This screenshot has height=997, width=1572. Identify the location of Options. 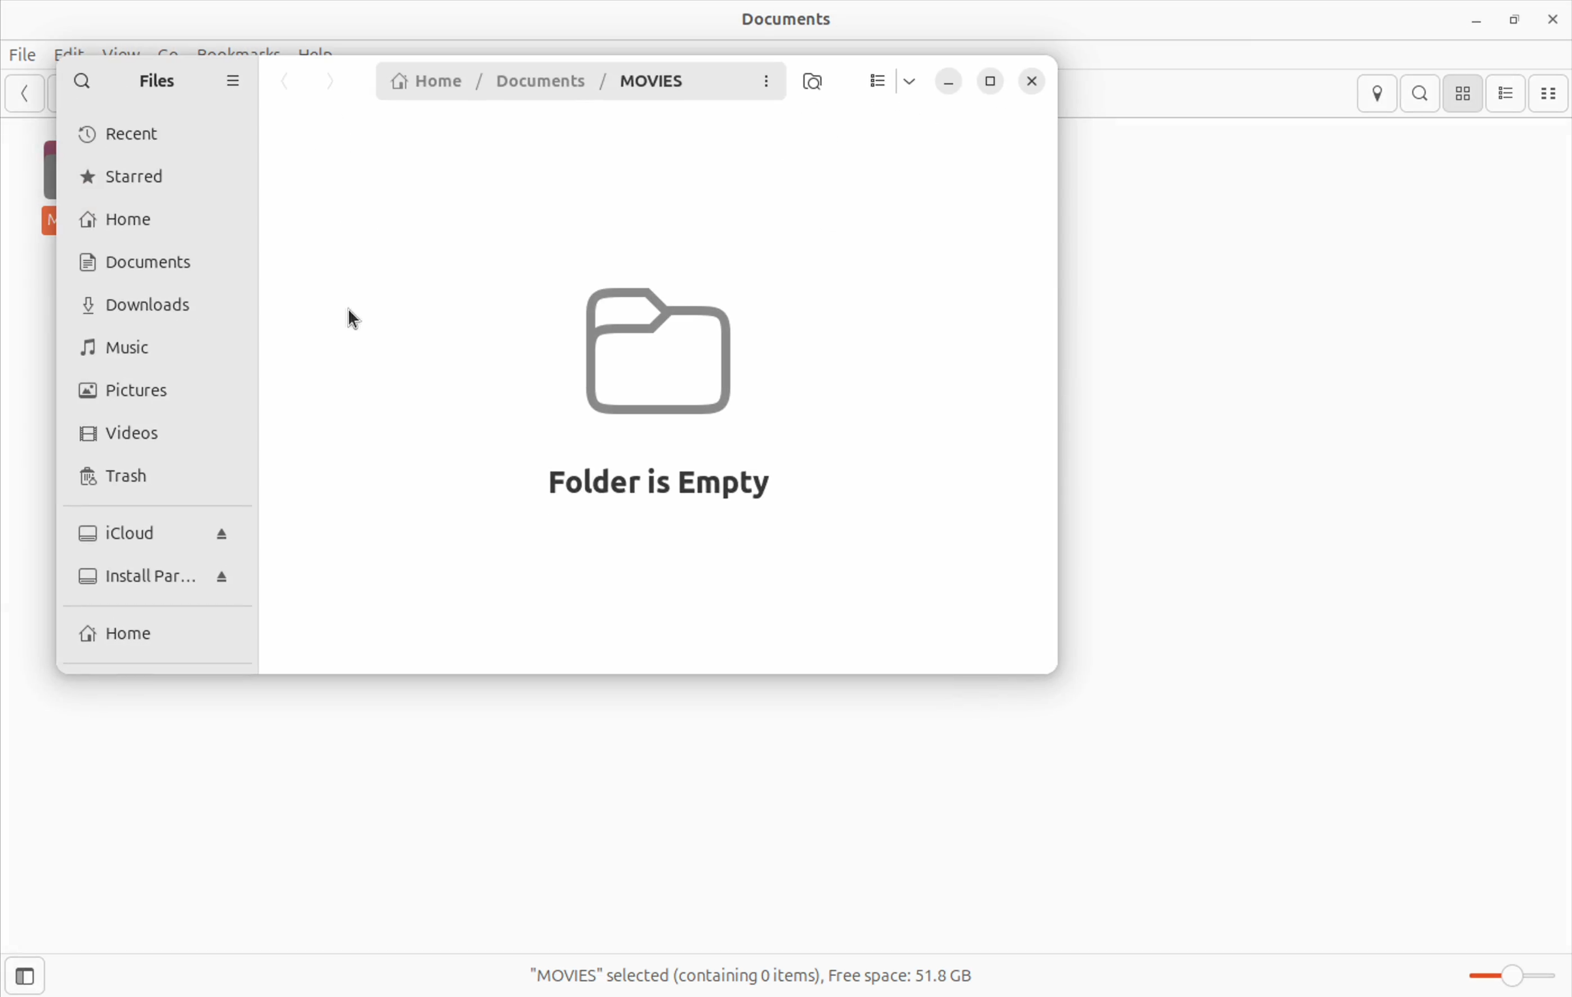
(233, 84).